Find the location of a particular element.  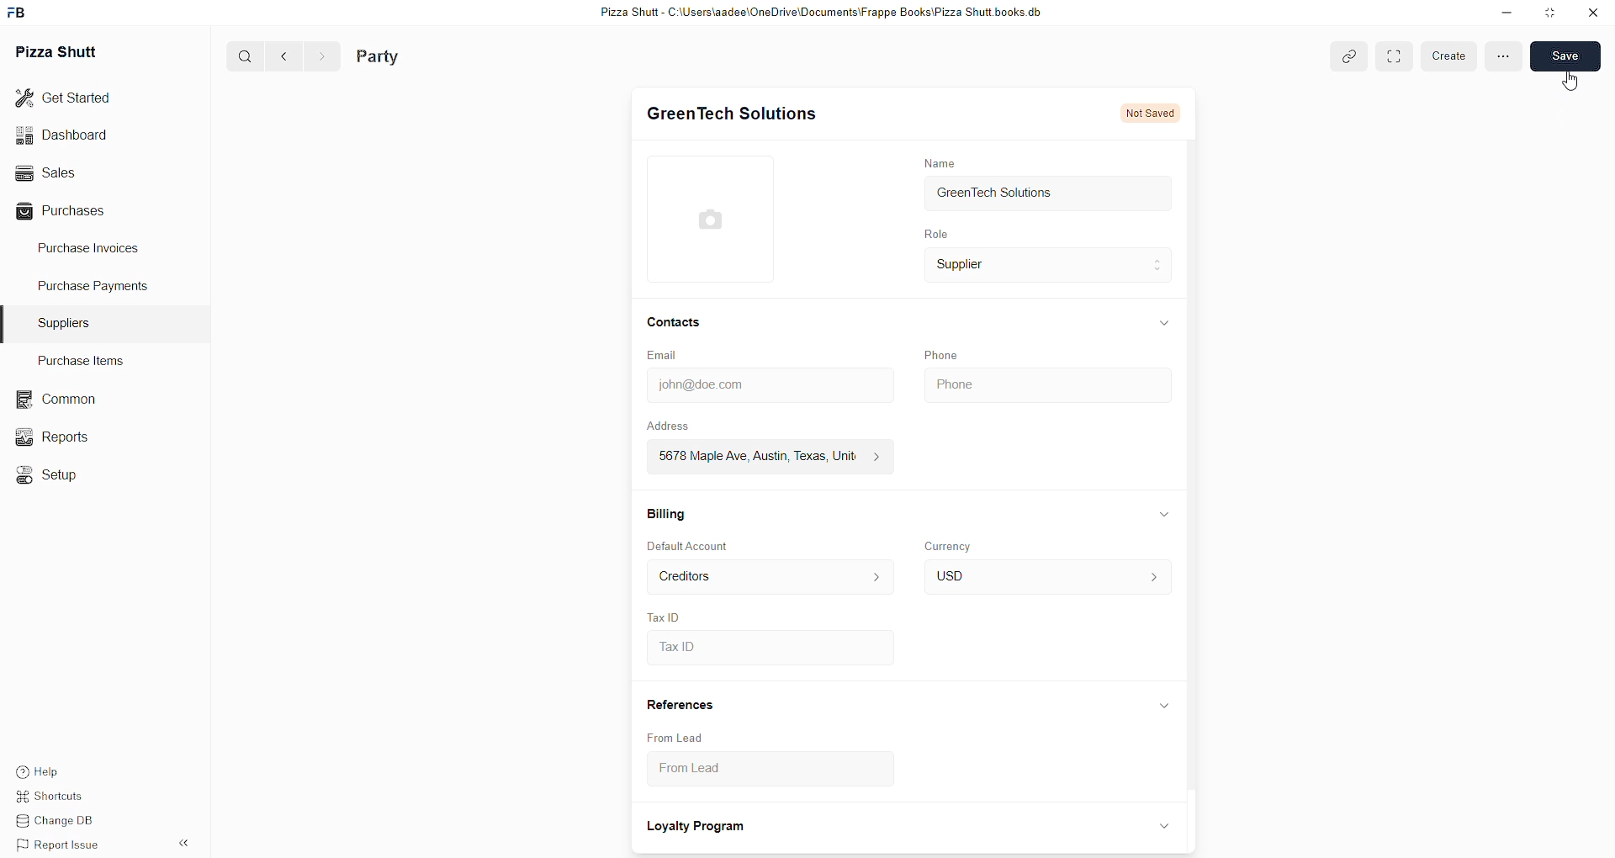

Role is located at coordinates (935, 235).